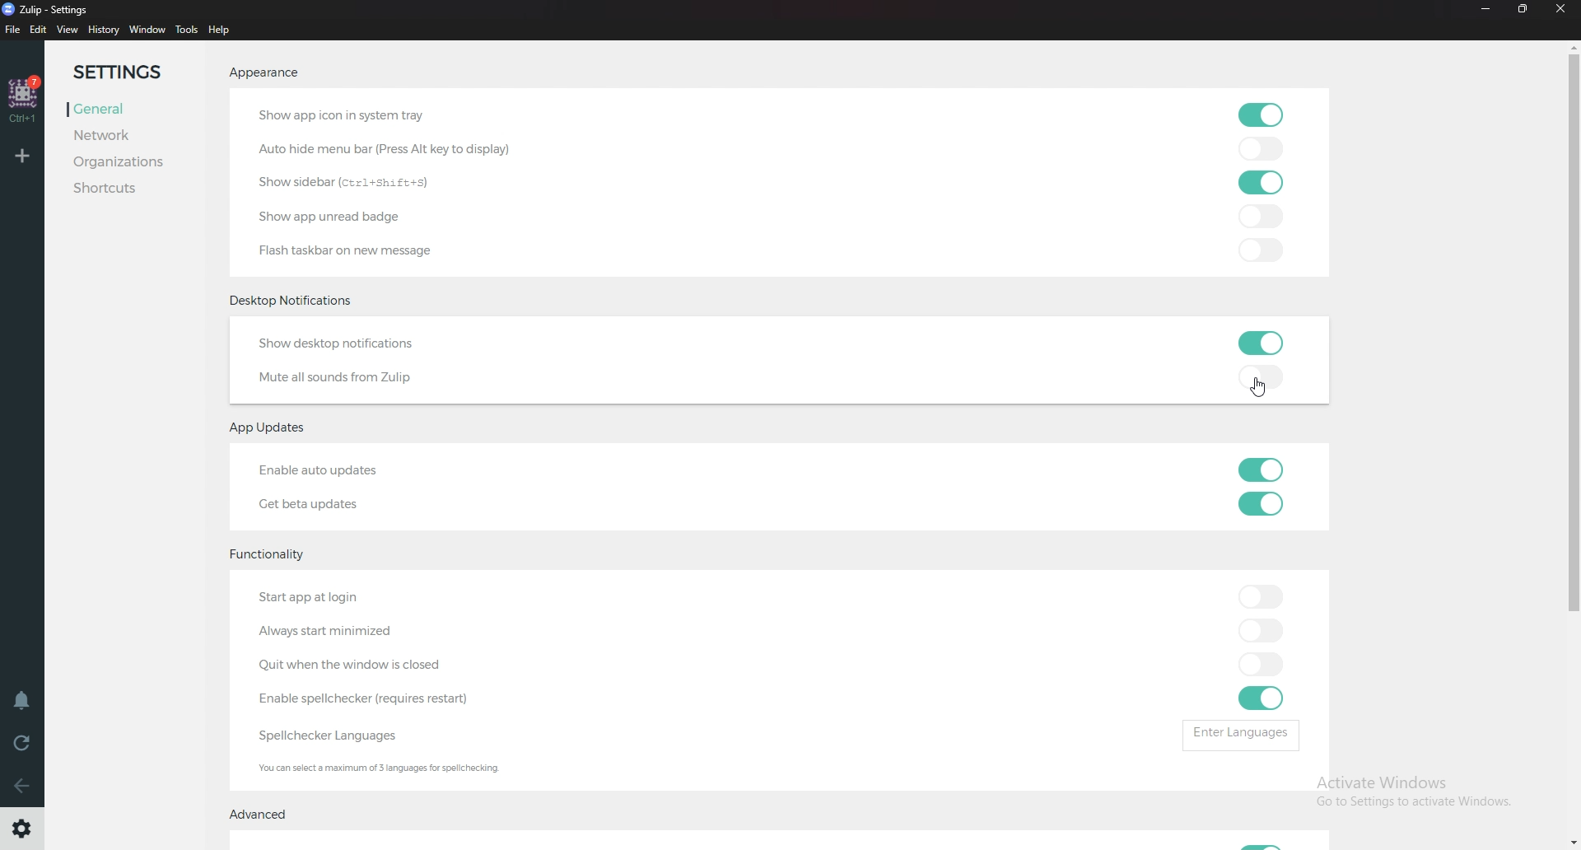 The width and height of the screenshot is (1581, 850). I want to click on Tools, so click(186, 30).